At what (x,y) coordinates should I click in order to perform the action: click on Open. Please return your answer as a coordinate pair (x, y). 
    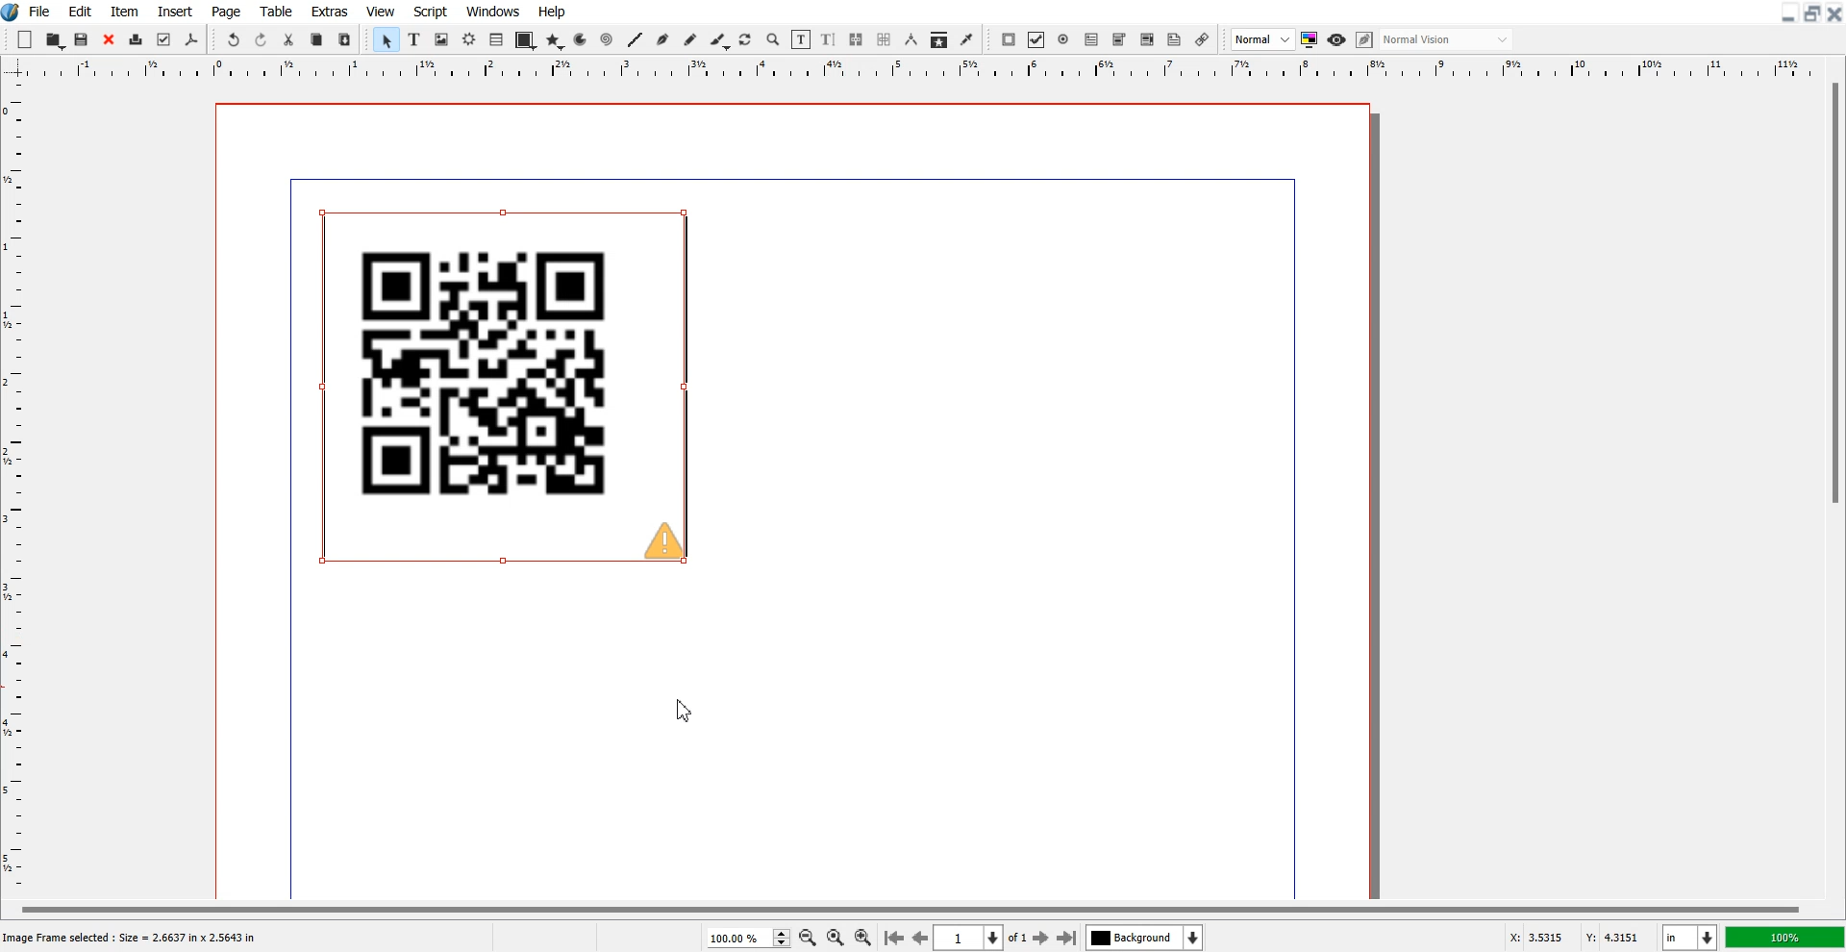
    Looking at the image, I should click on (84, 39).